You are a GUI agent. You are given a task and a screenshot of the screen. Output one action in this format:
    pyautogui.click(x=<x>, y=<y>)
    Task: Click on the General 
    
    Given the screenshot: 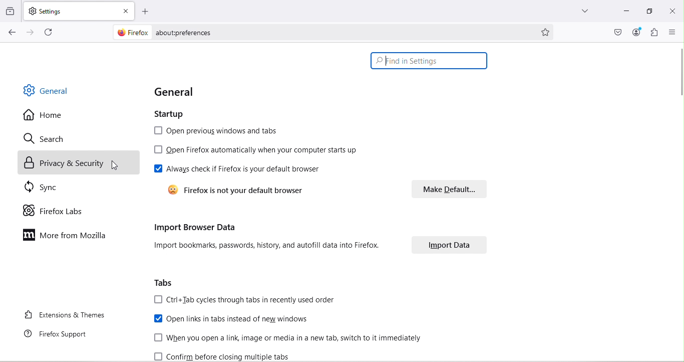 What is the action you would take?
    pyautogui.click(x=201, y=94)
    